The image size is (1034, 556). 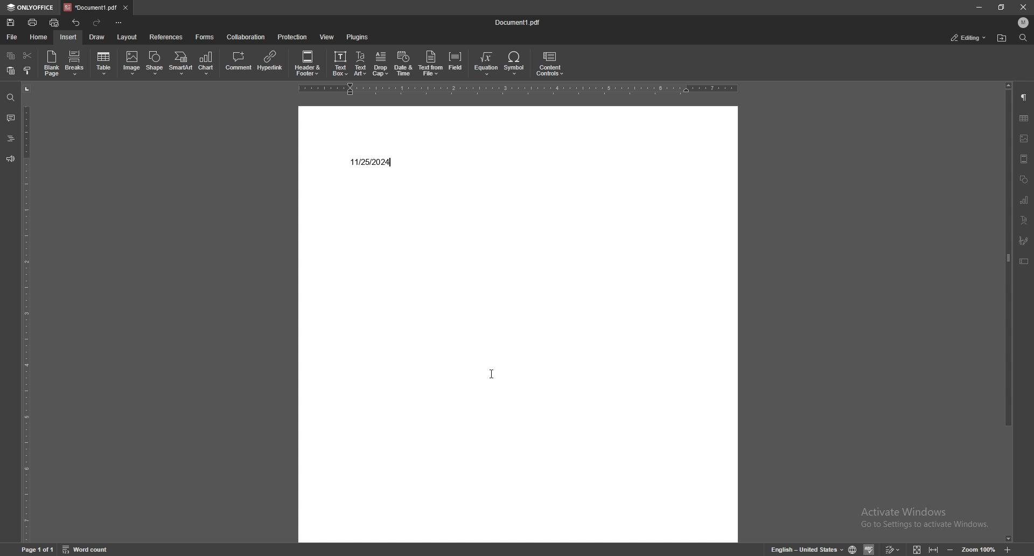 I want to click on text align, so click(x=1025, y=220).